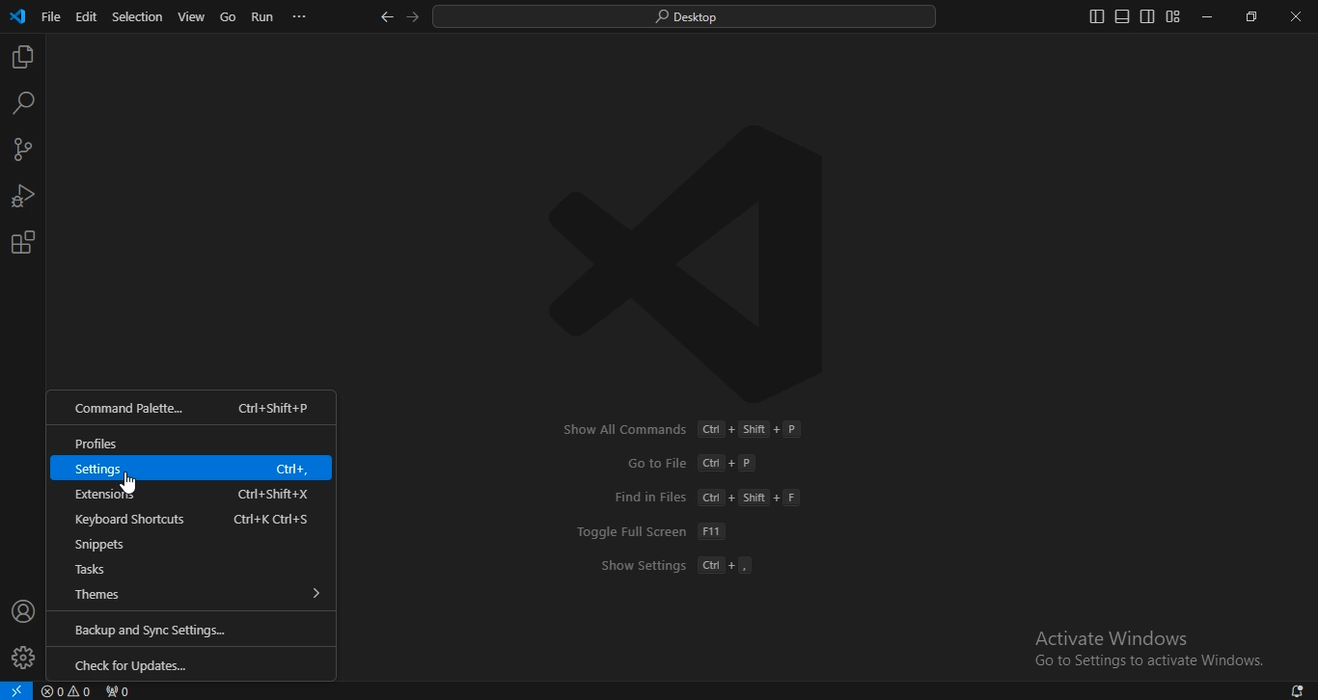 The height and width of the screenshot is (700, 1318). I want to click on close, so click(1295, 16).